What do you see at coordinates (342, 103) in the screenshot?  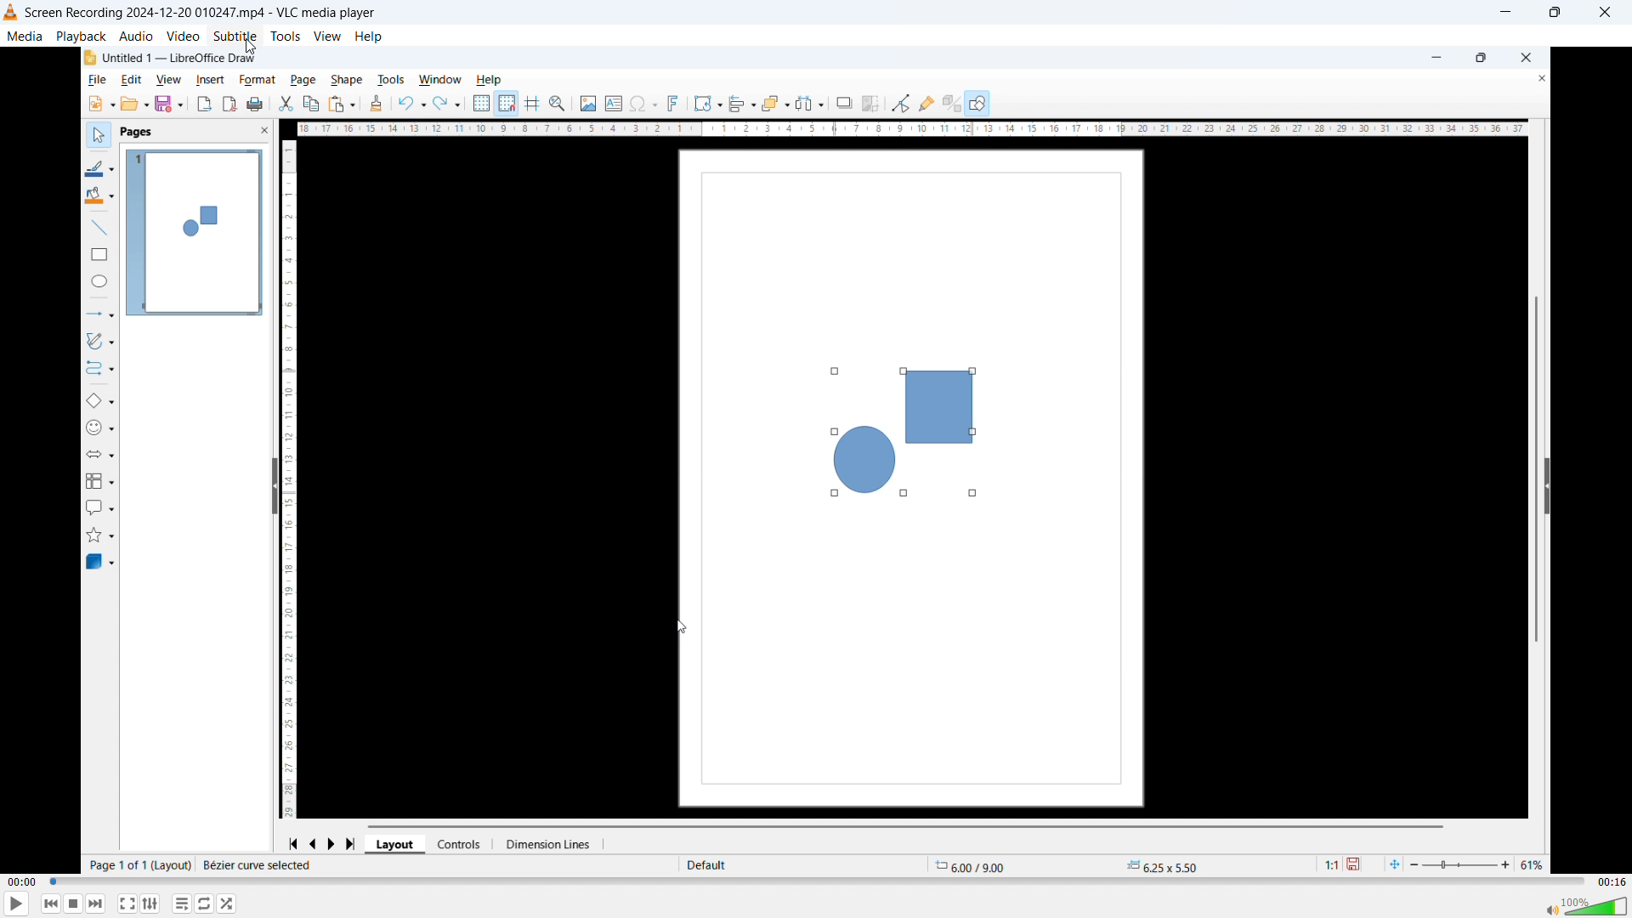 I see `paste` at bounding box center [342, 103].